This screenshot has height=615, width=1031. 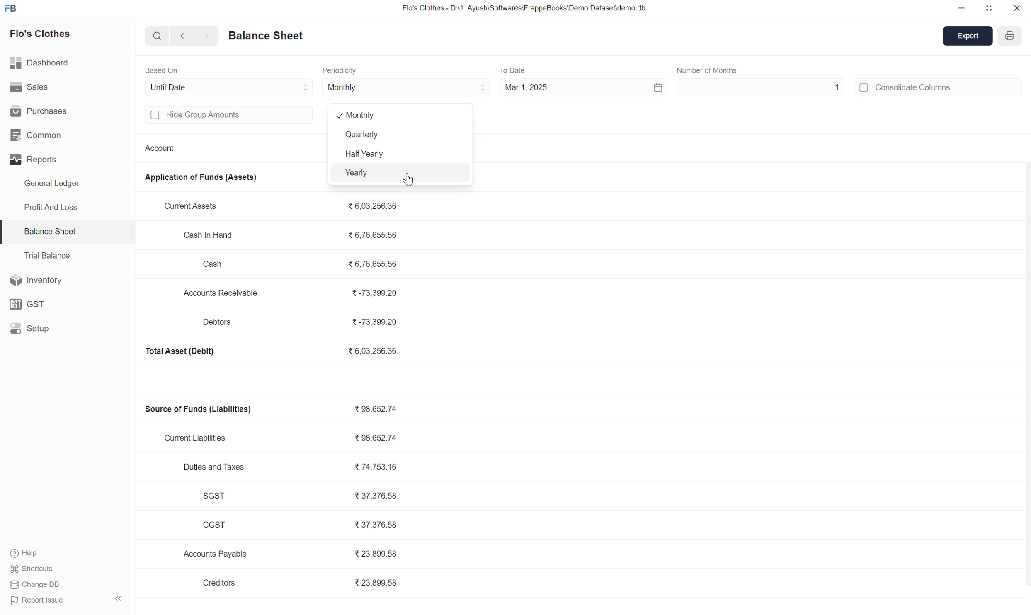 I want to click on 6,03,256.36, so click(x=376, y=206).